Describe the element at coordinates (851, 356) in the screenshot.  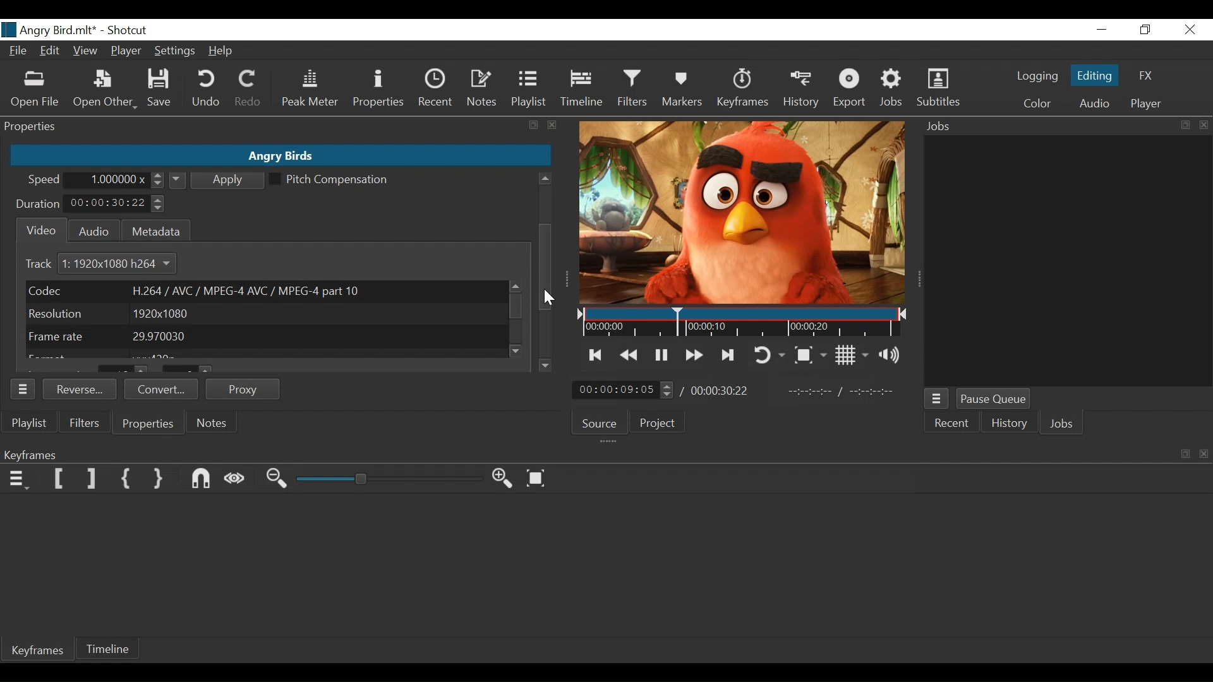
I see `Toggle display grid on player` at that location.